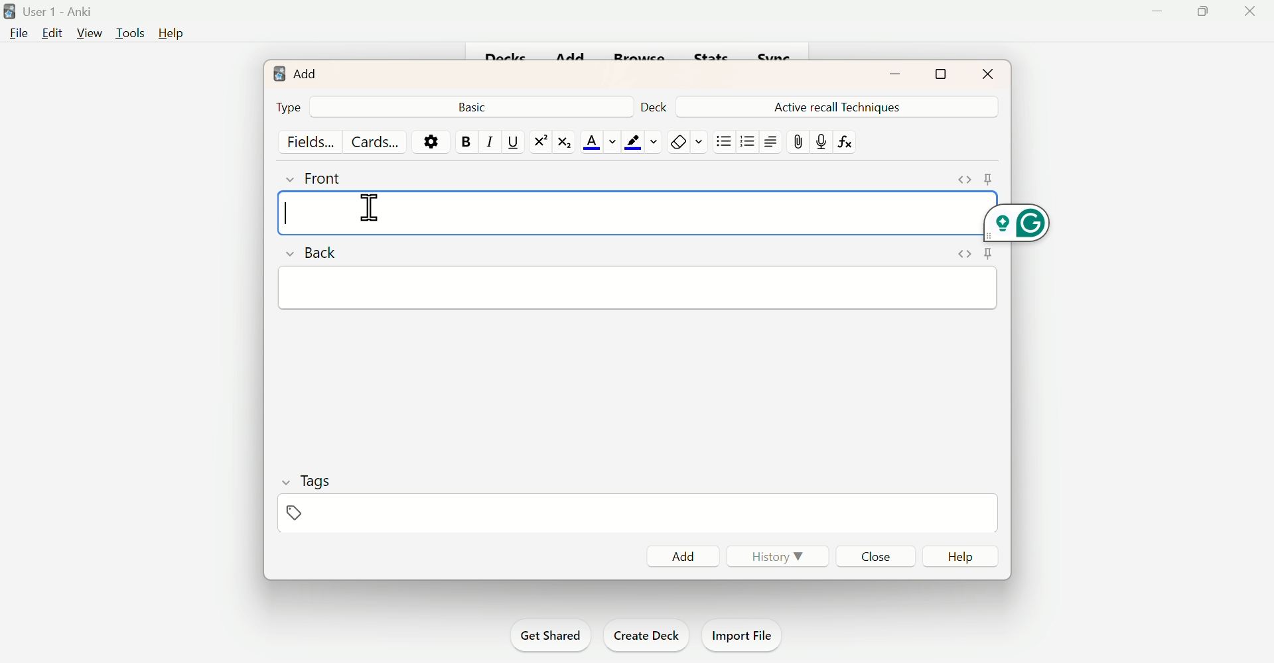 The width and height of the screenshot is (1274, 663). Describe the element at coordinates (879, 558) in the screenshot. I see `Close` at that location.